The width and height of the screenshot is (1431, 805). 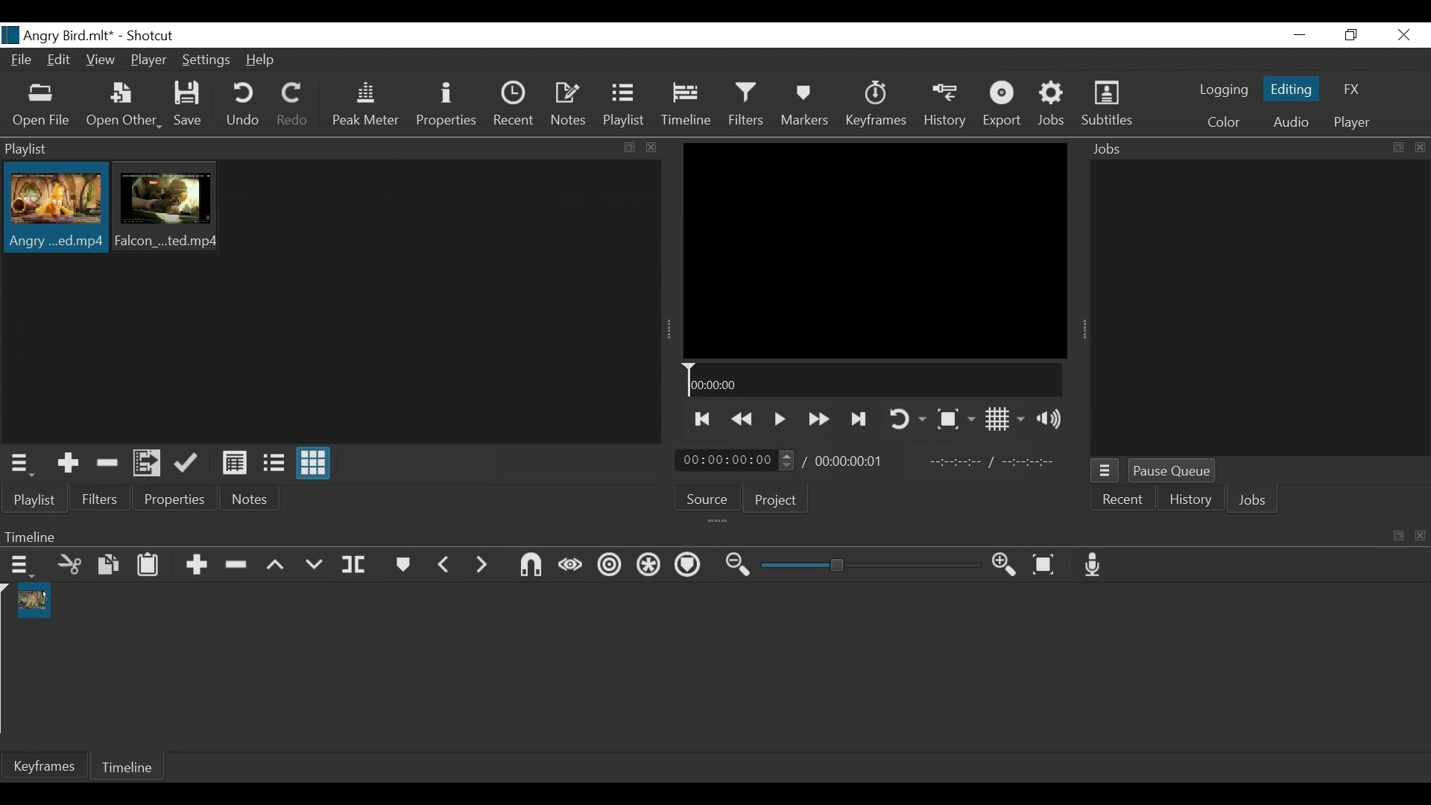 What do you see at coordinates (1291, 122) in the screenshot?
I see `Audio` at bounding box center [1291, 122].